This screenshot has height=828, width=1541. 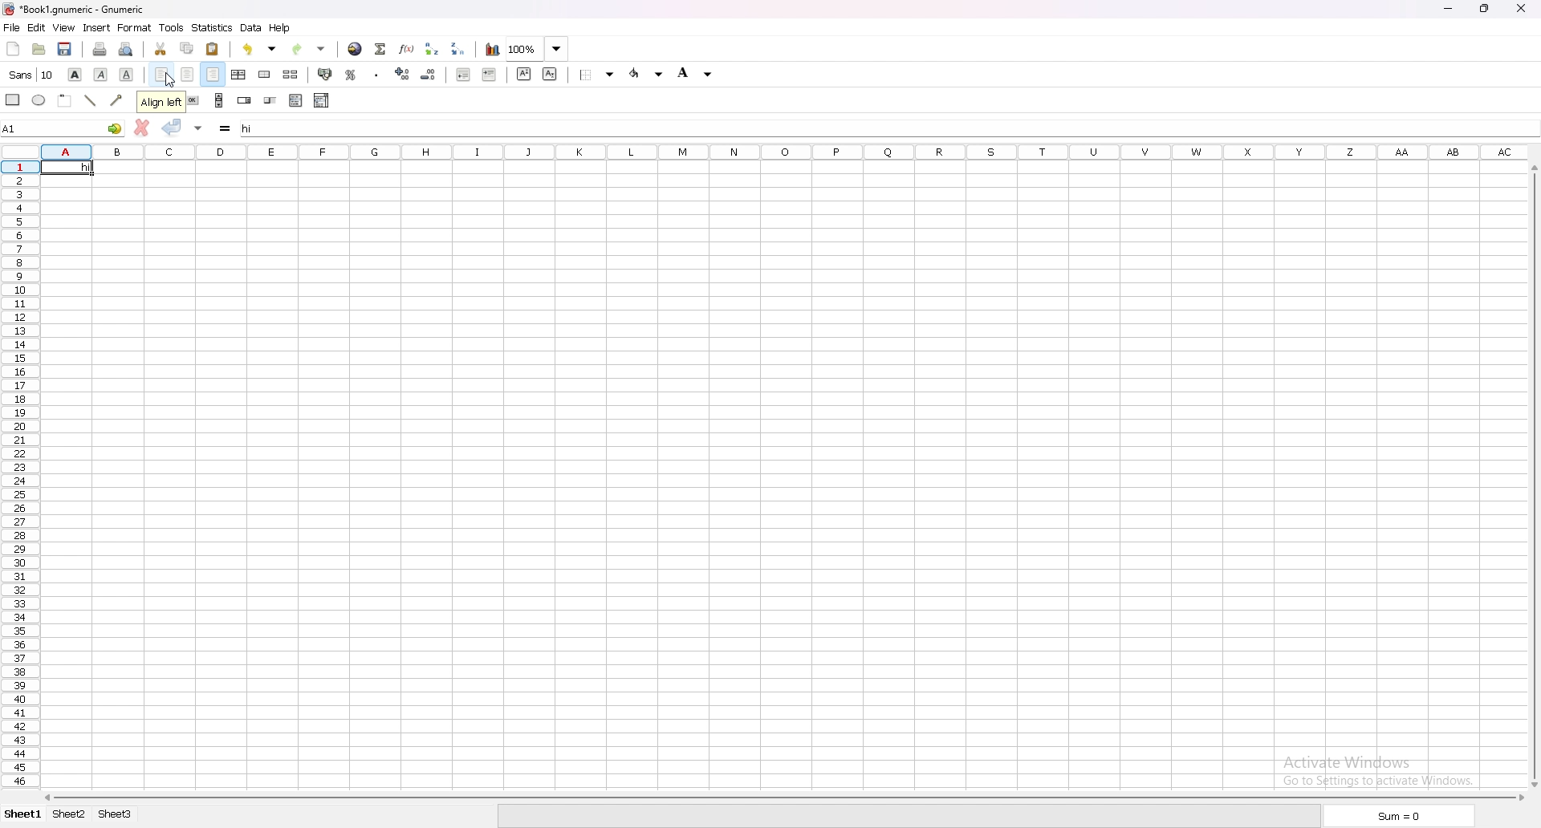 What do you see at coordinates (214, 75) in the screenshot?
I see `align right` at bounding box center [214, 75].